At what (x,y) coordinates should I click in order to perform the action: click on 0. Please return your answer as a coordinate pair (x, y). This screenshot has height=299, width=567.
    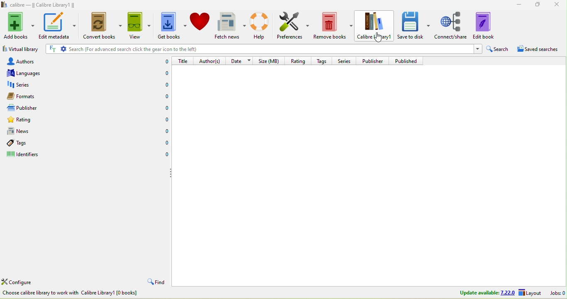
    Looking at the image, I should click on (164, 131).